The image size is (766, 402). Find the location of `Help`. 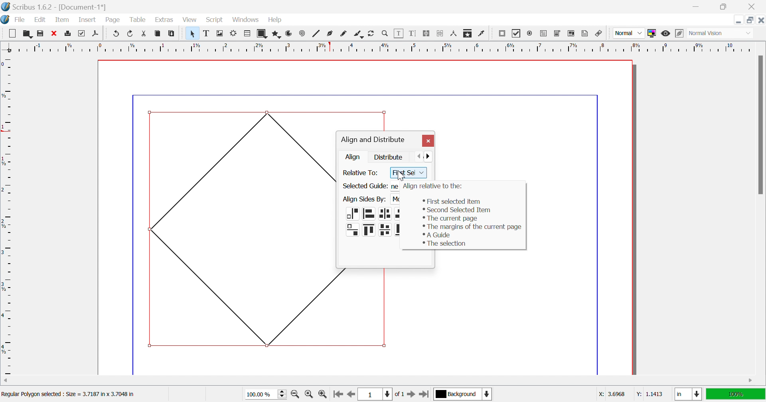

Help is located at coordinates (275, 20).